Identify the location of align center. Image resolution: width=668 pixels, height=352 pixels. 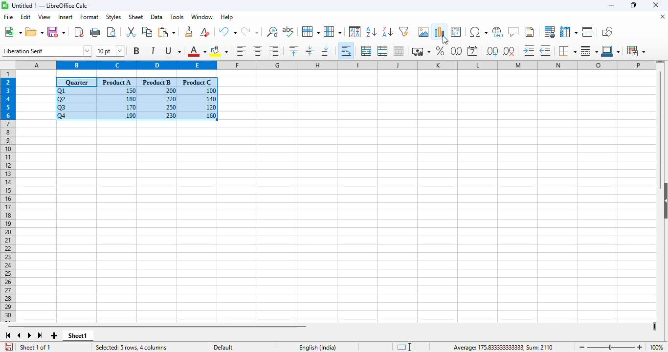
(258, 51).